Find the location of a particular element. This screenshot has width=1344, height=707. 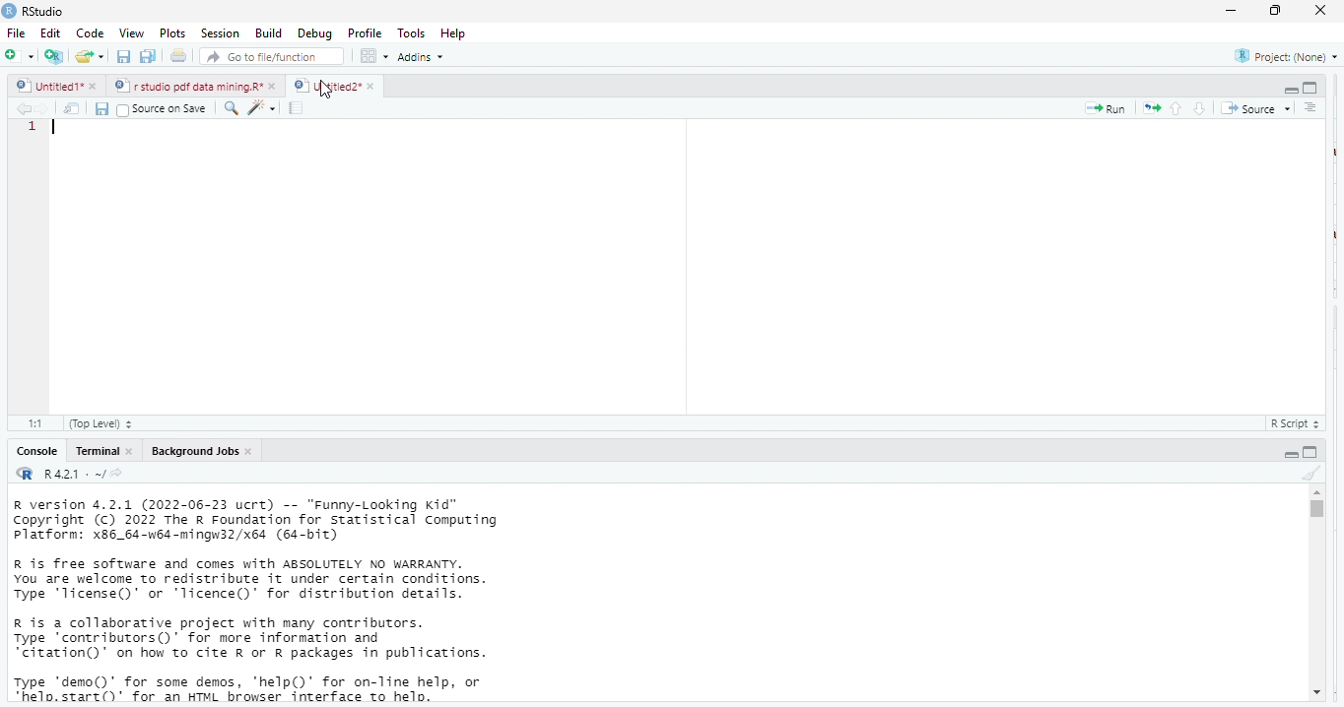

rs studio is located at coordinates (26, 475).